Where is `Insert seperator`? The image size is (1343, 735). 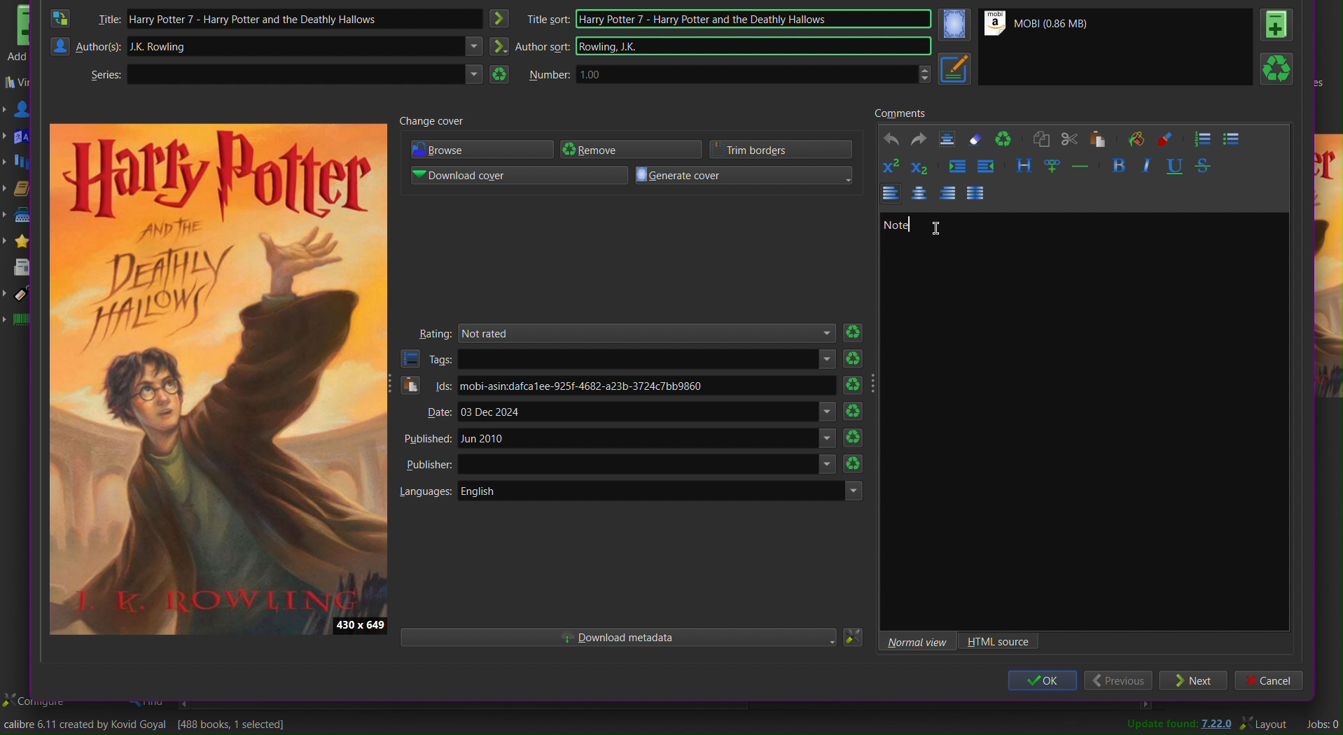 Insert seperator is located at coordinates (1080, 165).